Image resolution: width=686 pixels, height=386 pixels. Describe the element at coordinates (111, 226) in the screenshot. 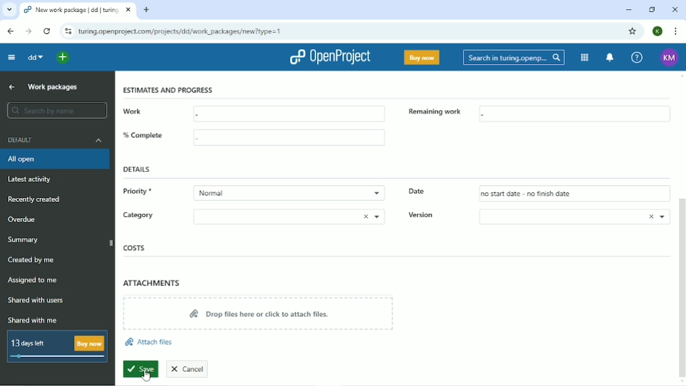

I see `Vertical scrollbar` at that location.